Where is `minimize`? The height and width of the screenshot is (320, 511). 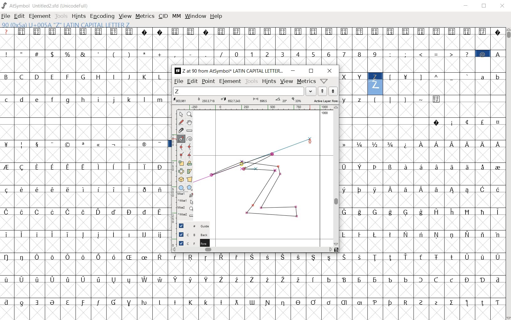
minimize is located at coordinates (293, 71).